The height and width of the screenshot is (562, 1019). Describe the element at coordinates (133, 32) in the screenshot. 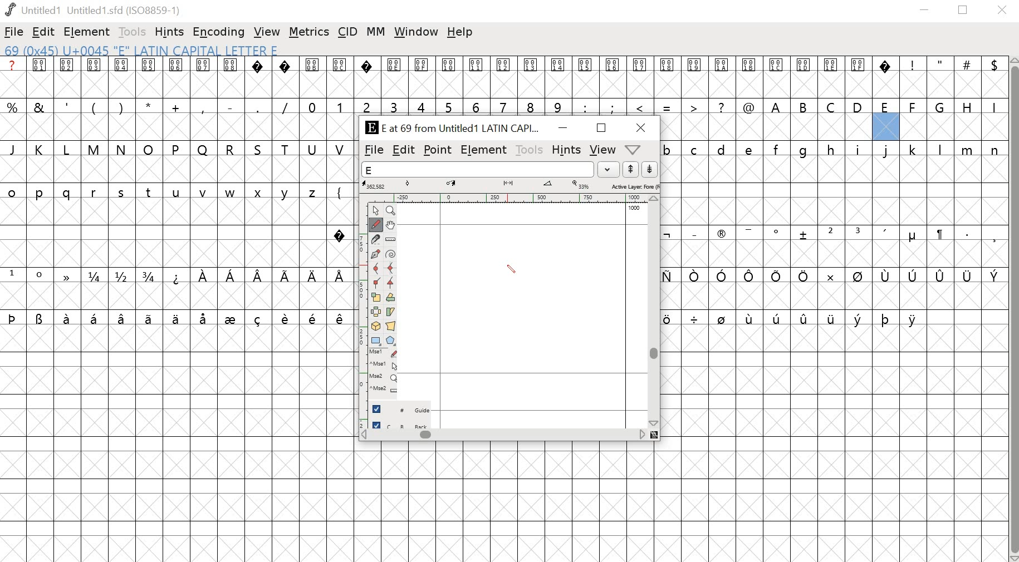

I see `tools` at that location.